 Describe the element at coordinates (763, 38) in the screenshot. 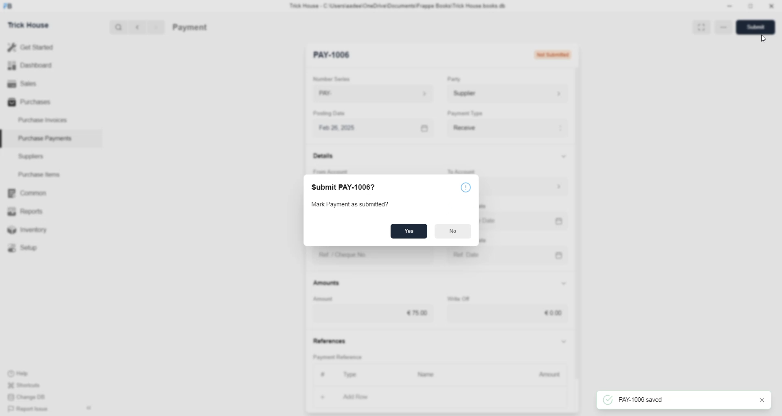

I see `cursor` at that location.